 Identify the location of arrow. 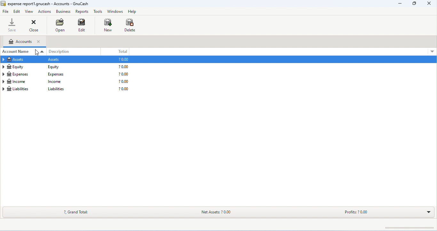
(3, 88).